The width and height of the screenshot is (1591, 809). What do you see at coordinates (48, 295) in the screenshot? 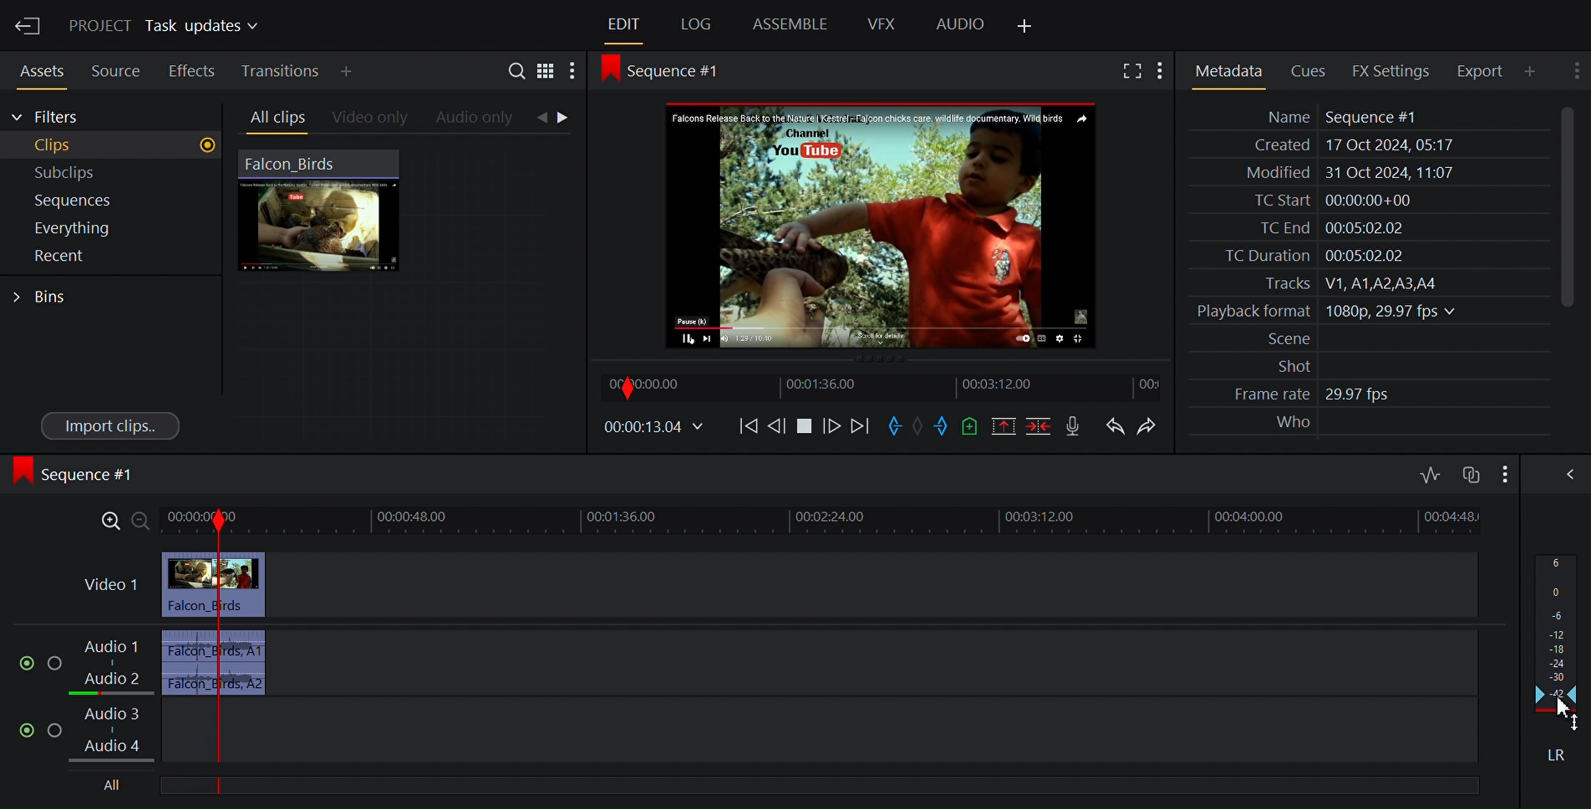
I see `Bins` at bounding box center [48, 295].